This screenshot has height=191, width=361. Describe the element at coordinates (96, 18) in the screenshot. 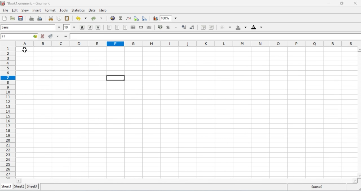

I see `Redo` at that location.